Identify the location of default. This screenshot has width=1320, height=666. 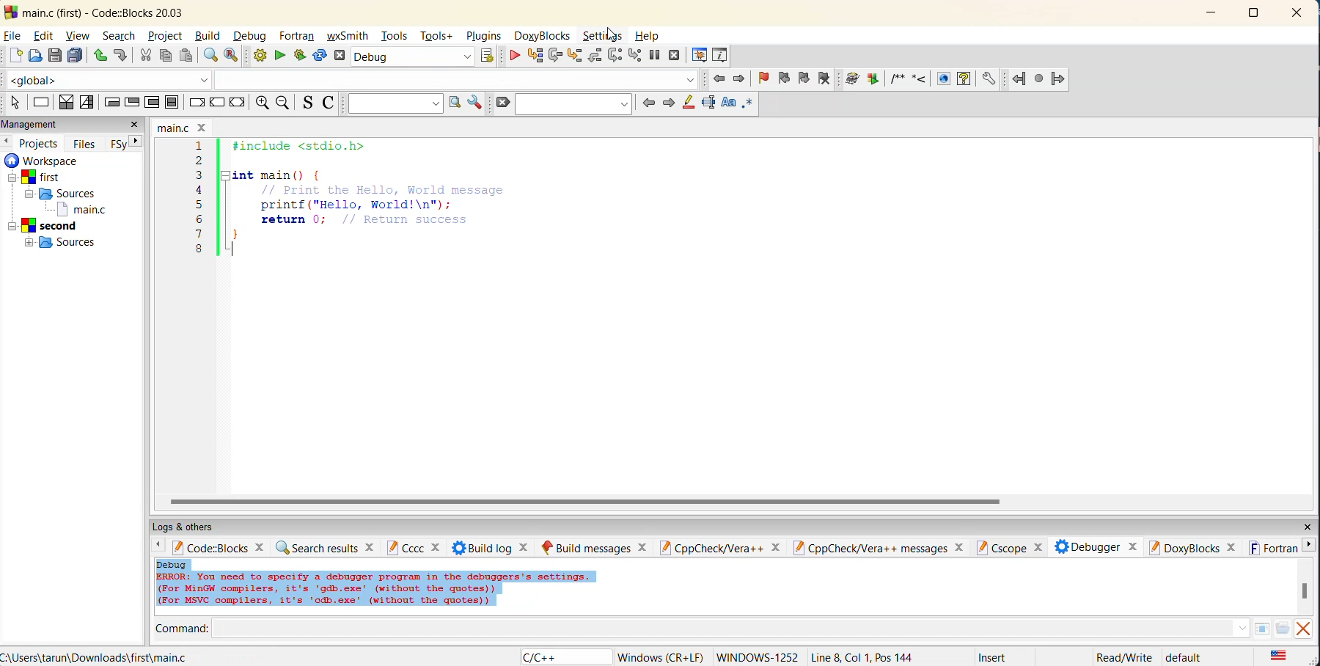
(1185, 657).